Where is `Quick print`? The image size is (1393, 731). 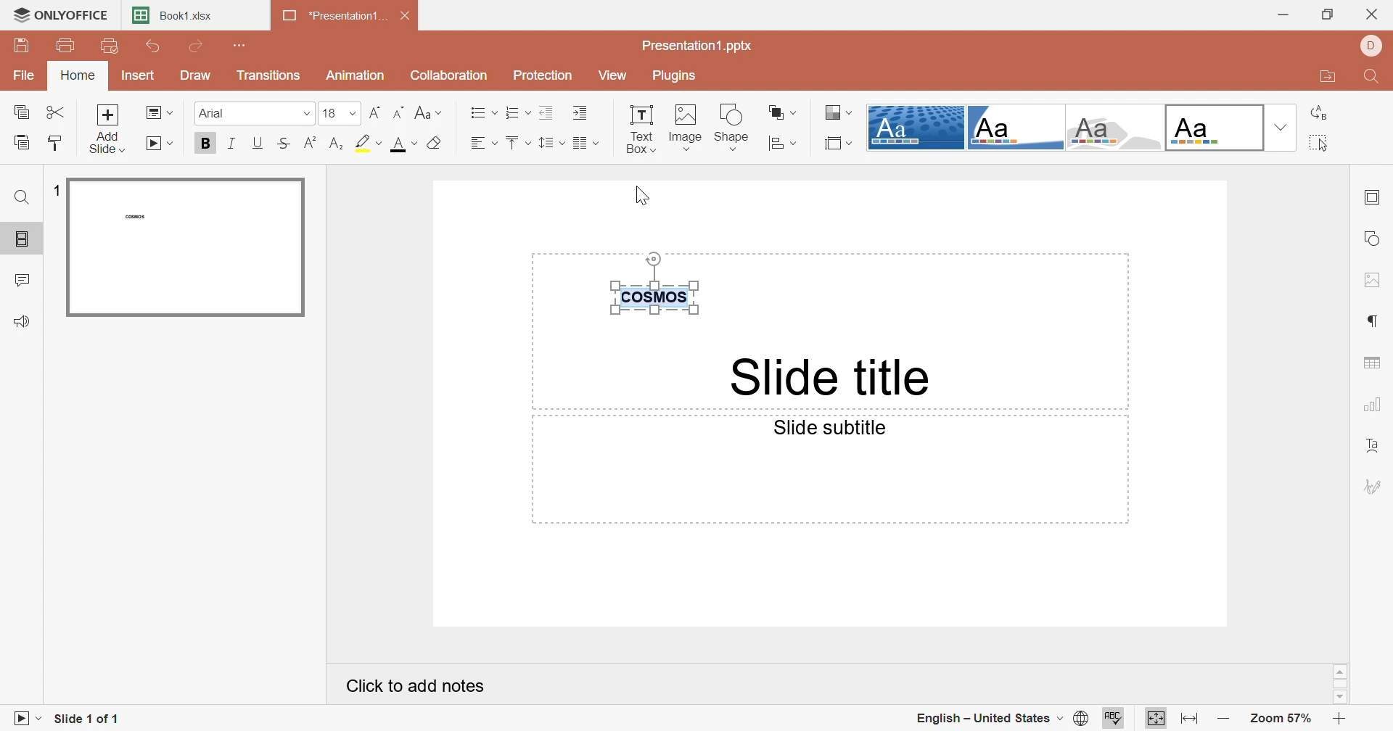 Quick print is located at coordinates (110, 48).